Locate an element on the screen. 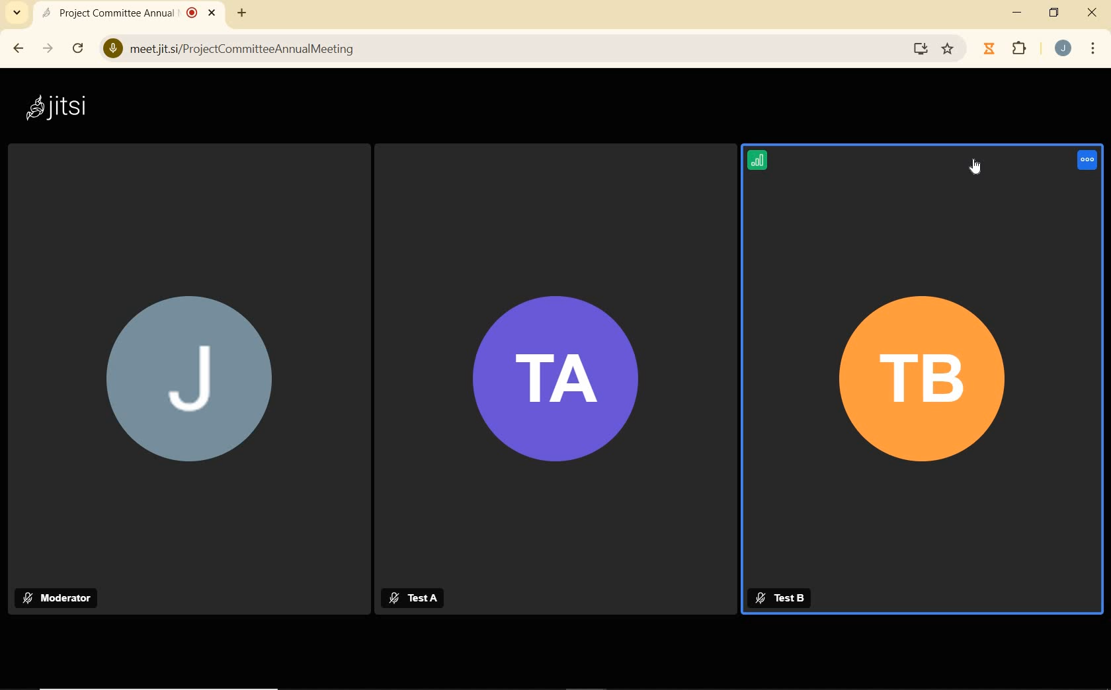 Image resolution: width=1111 pixels, height=690 pixels. TA is located at coordinates (555, 383).